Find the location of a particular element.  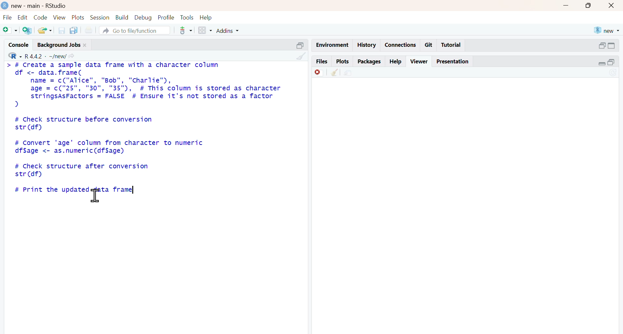

view is located at coordinates (59, 18).